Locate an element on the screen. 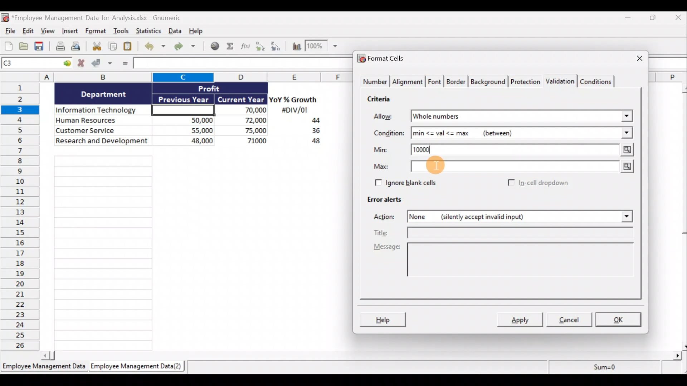 This screenshot has width=687, height=386. Close is located at coordinates (633, 59).